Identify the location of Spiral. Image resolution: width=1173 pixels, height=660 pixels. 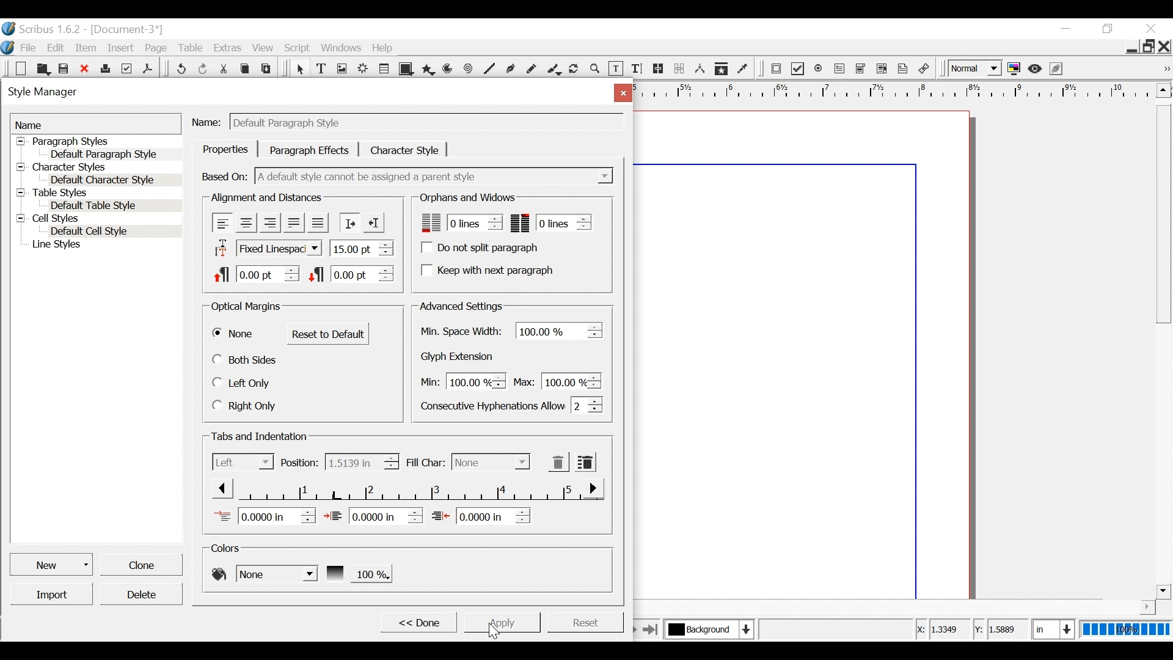
(469, 69).